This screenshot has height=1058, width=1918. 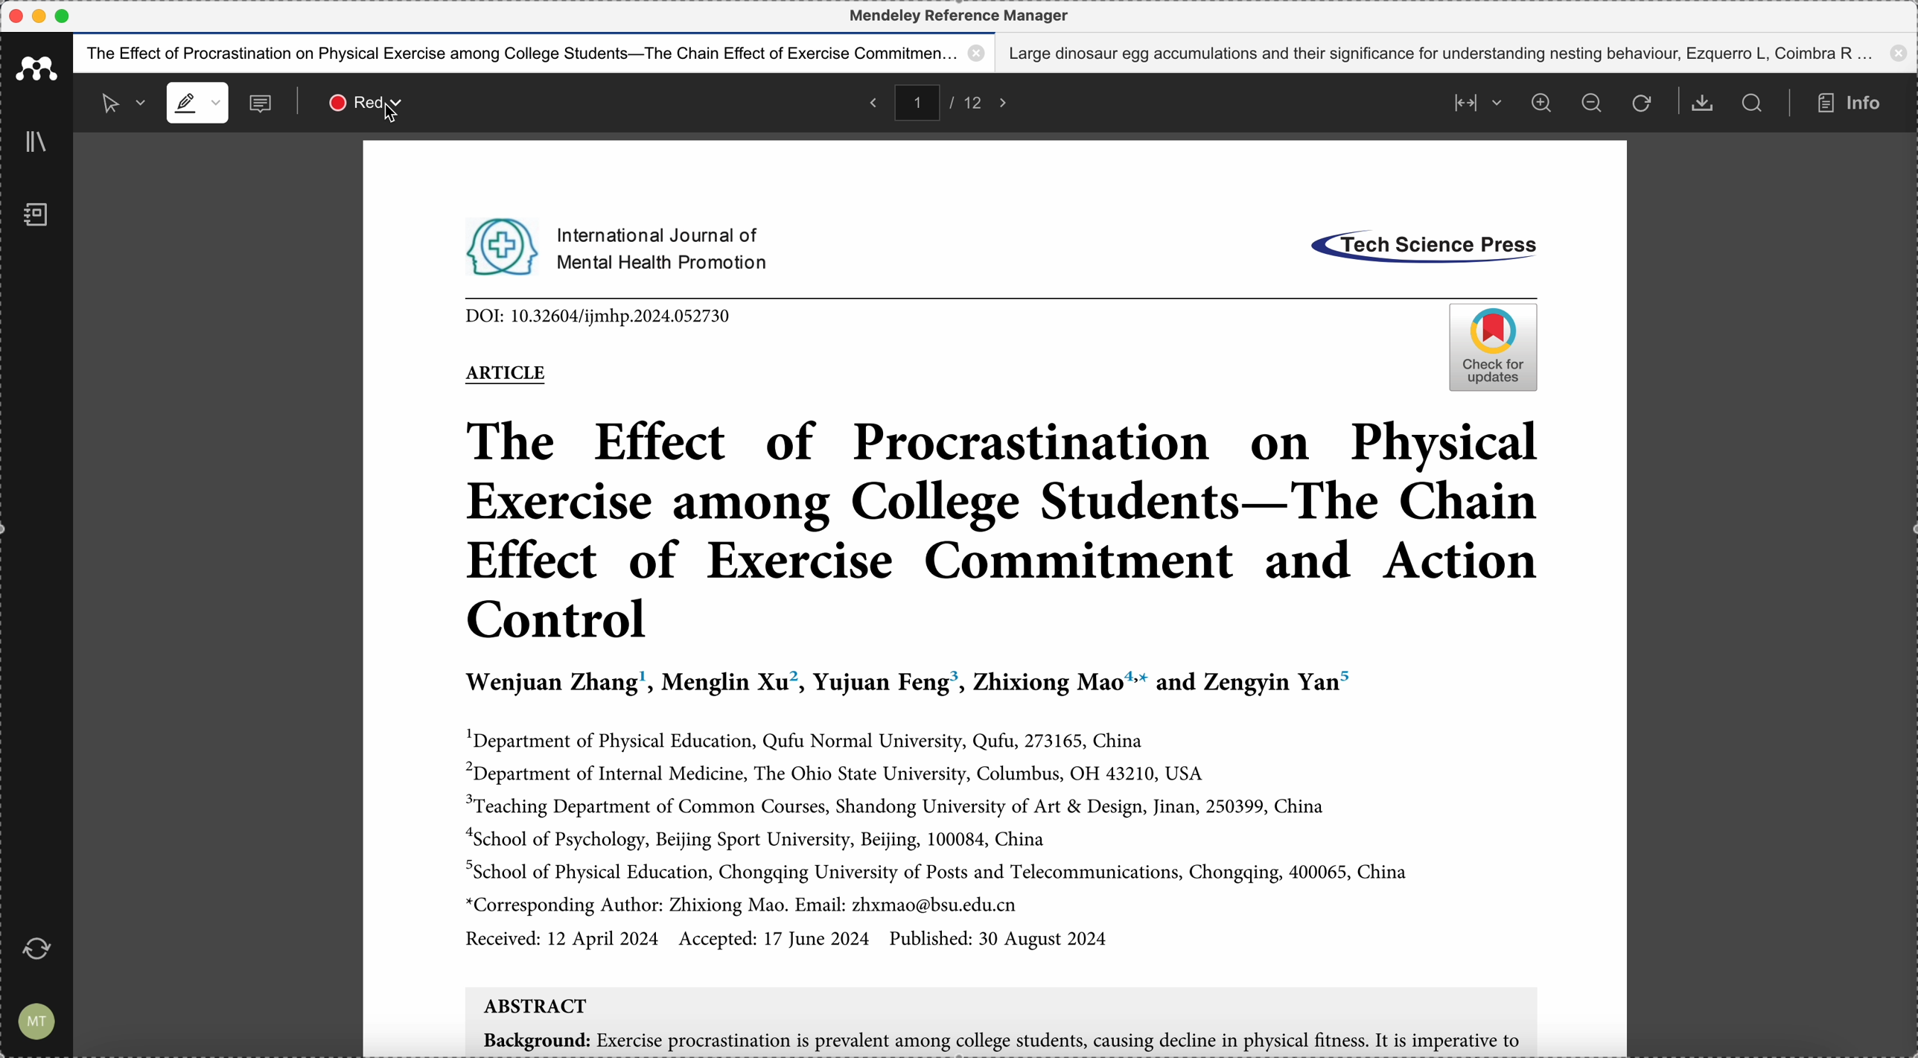 I want to click on comments, so click(x=263, y=105).